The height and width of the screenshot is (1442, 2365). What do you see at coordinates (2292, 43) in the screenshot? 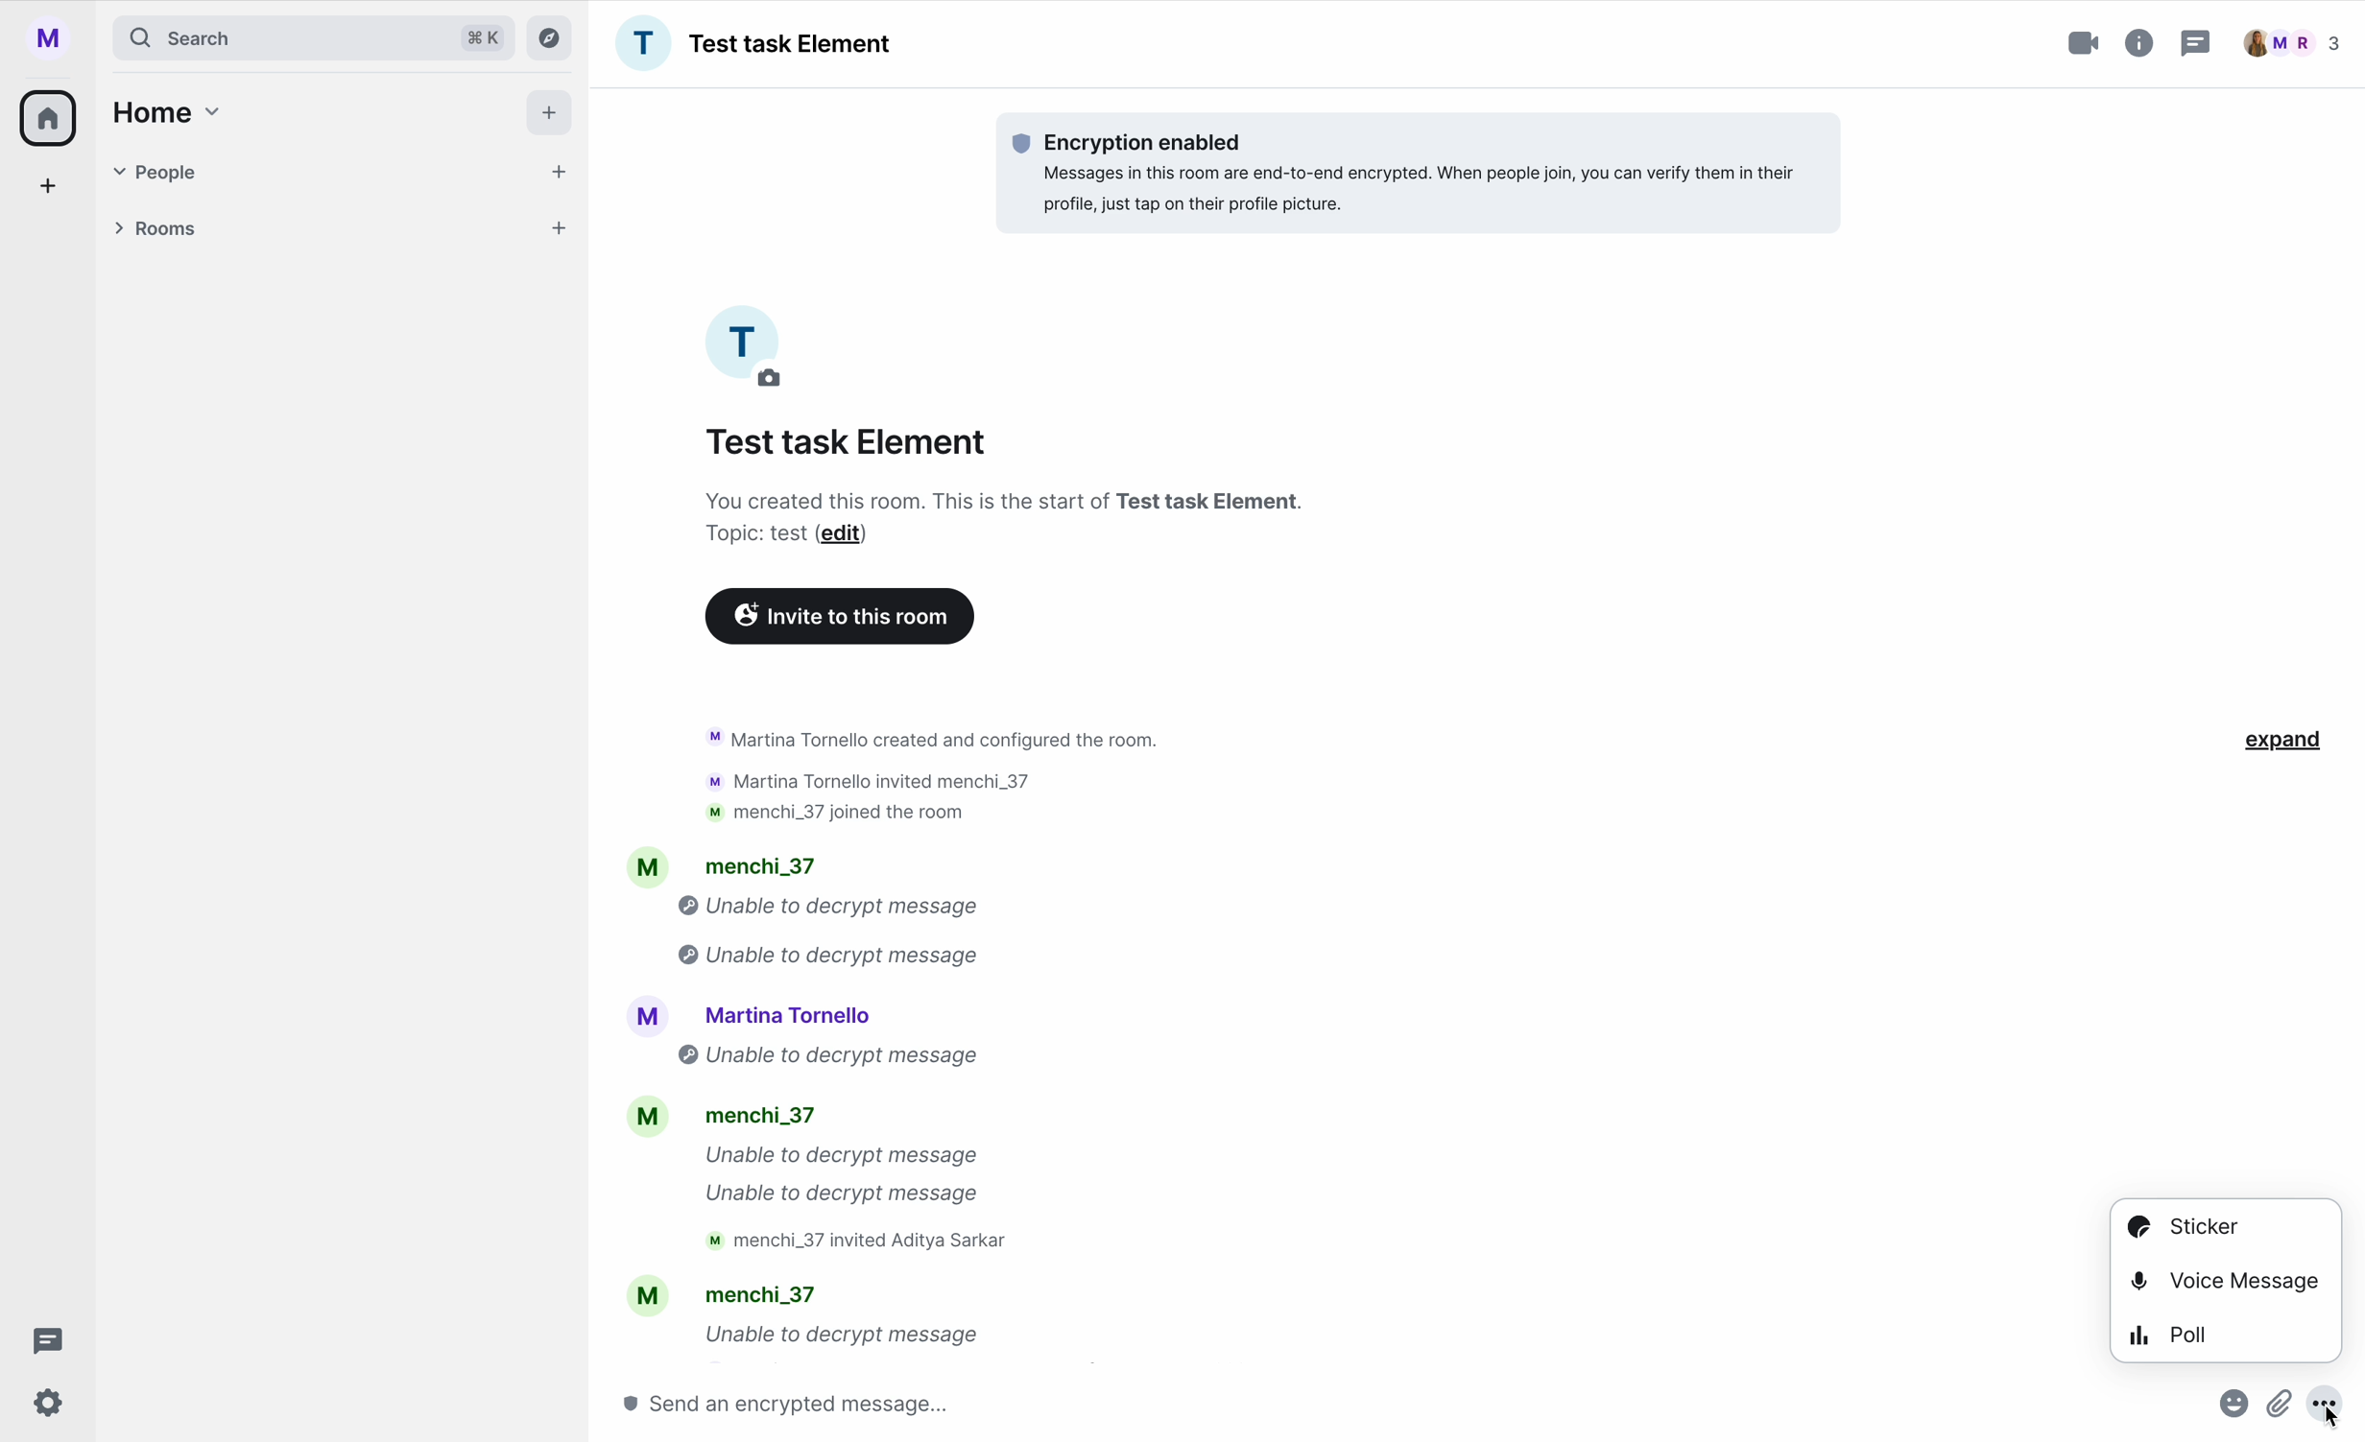
I see `people` at bounding box center [2292, 43].